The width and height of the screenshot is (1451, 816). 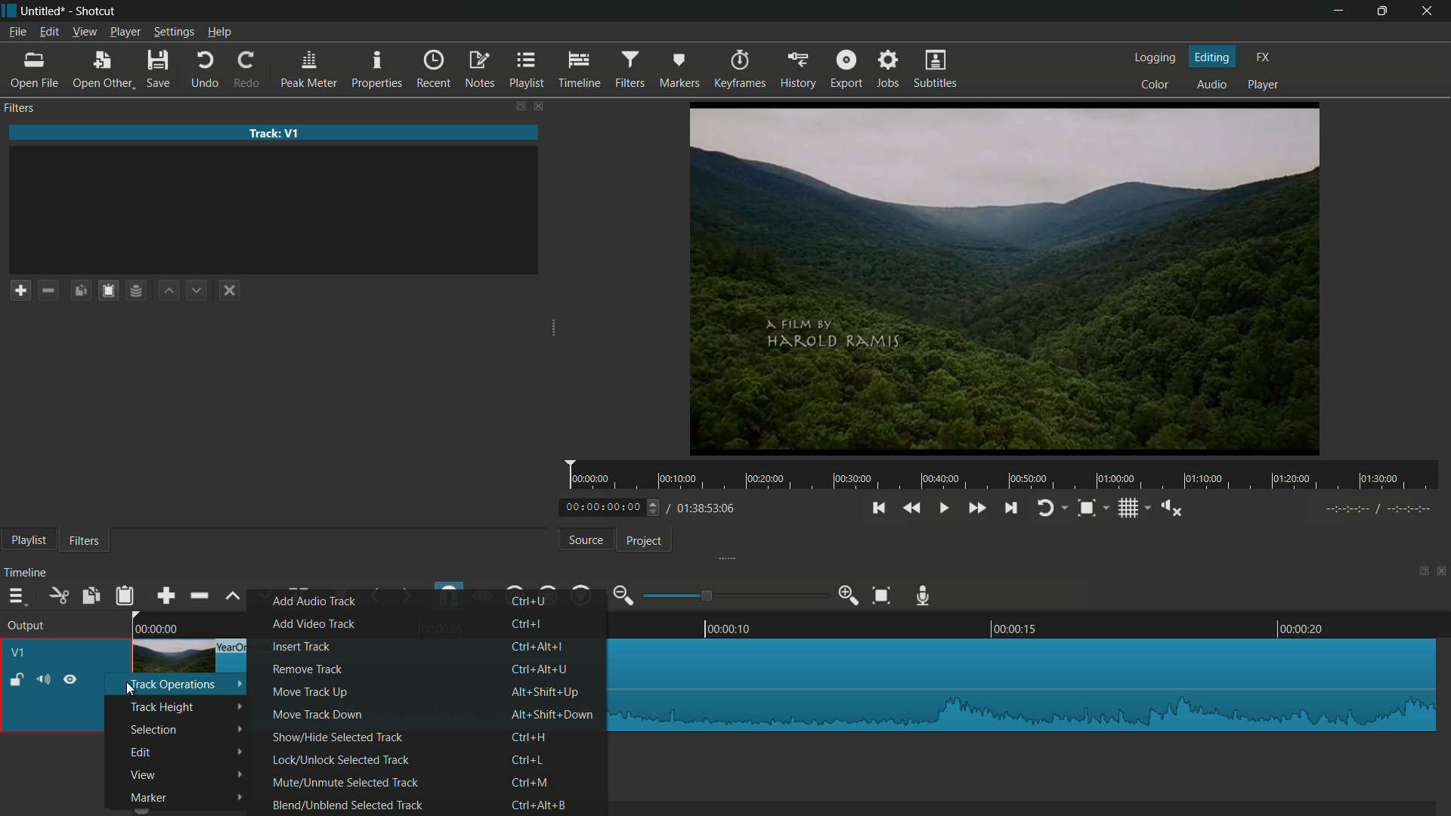 I want to click on playlist, so click(x=529, y=70).